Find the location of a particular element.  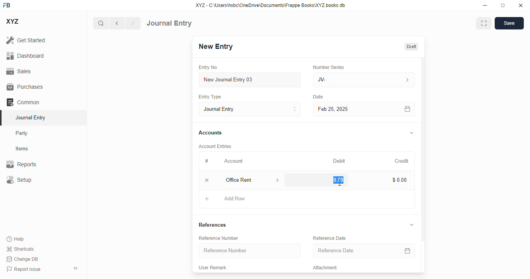

save is located at coordinates (509, 23).